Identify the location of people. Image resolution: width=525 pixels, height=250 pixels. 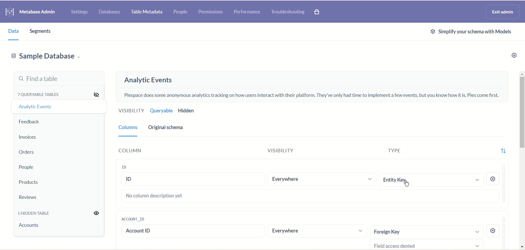
(180, 12).